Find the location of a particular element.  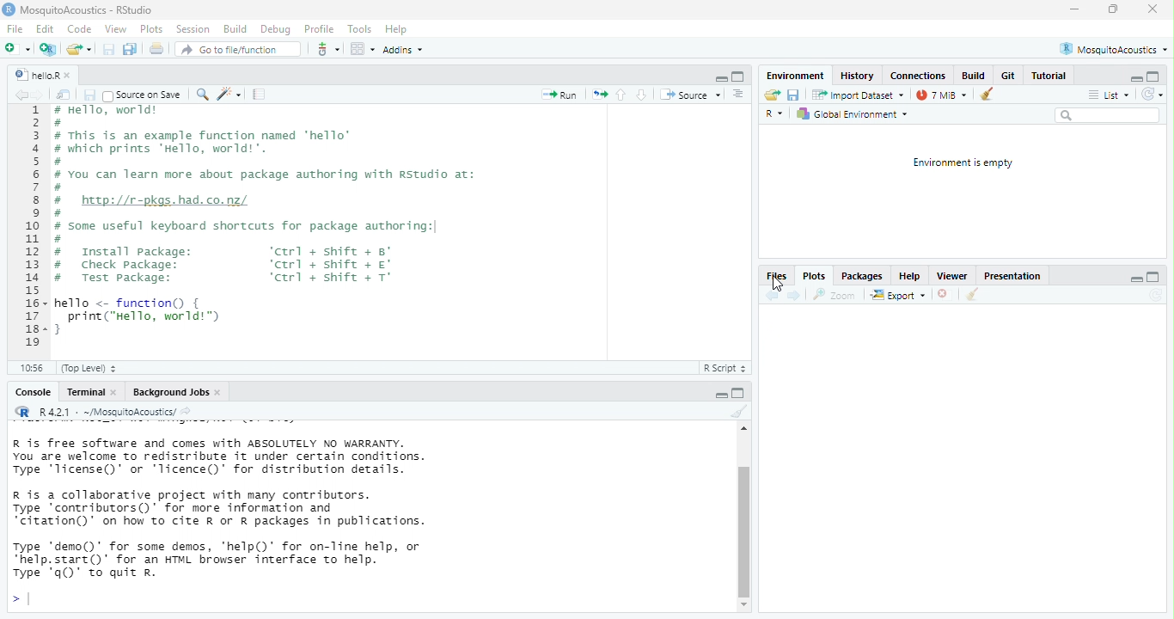

Addins ~ is located at coordinates (407, 50).